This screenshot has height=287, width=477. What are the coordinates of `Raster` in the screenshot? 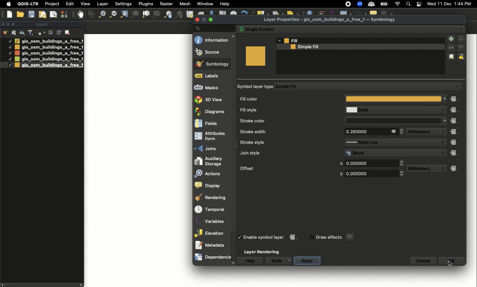 It's located at (166, 4).